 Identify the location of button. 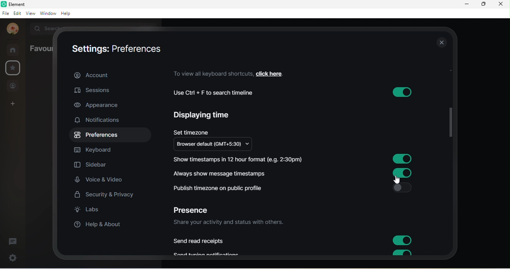
(402, 187).